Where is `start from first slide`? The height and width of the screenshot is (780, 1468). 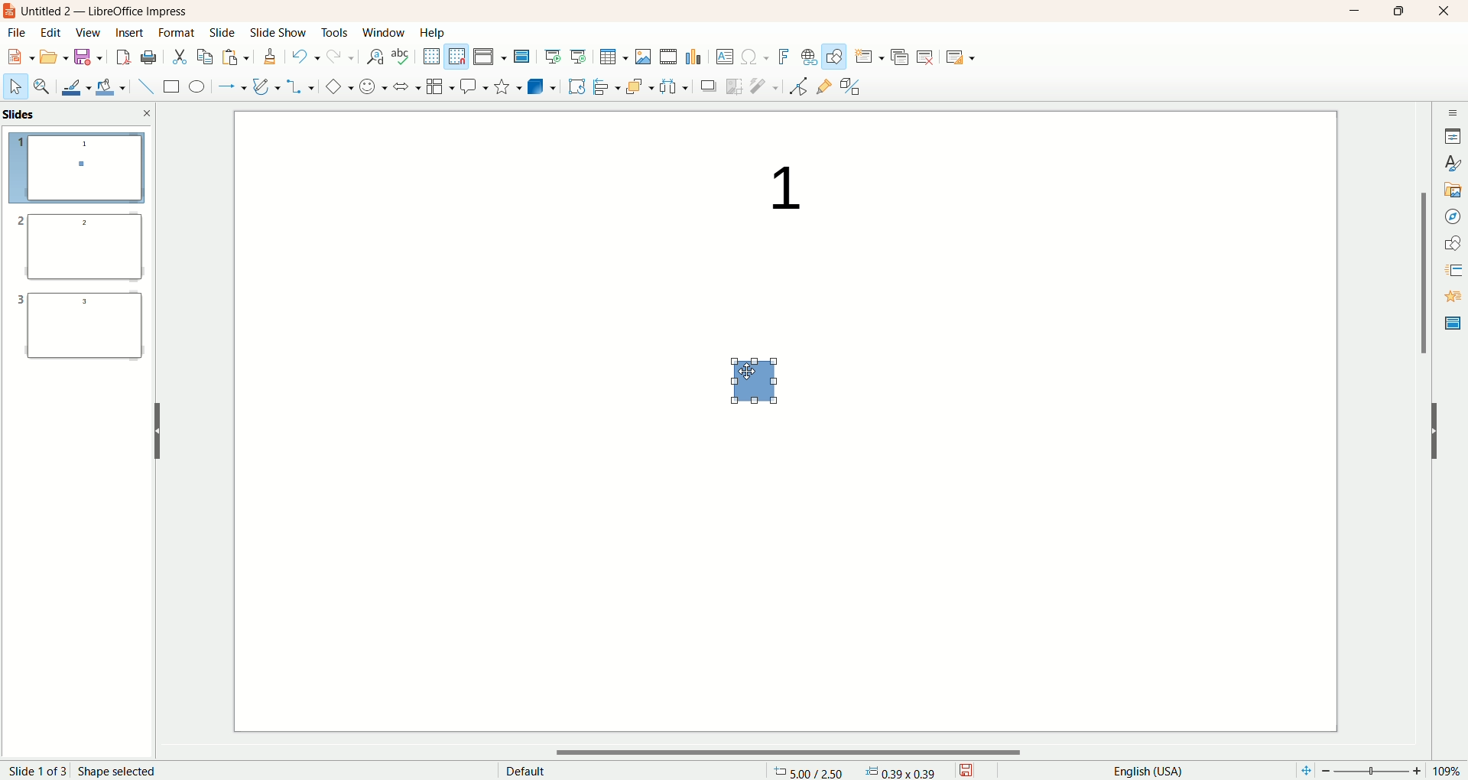 start from first slide is located at coordinates (554, 54).